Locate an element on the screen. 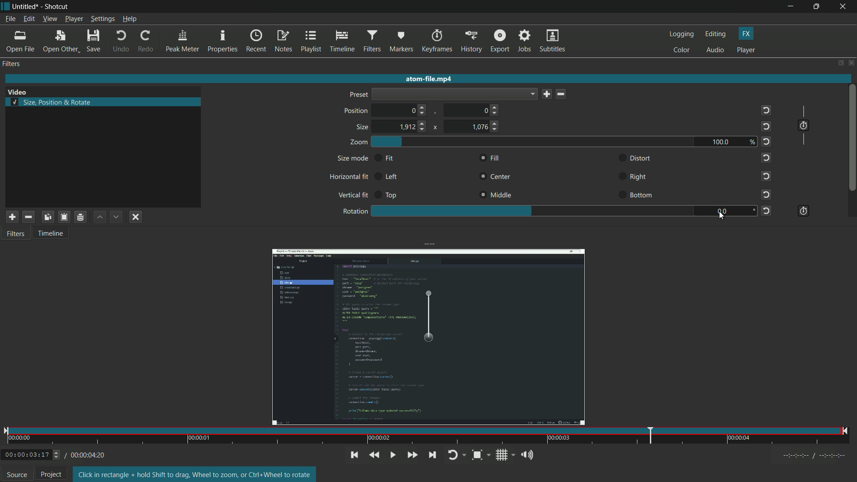  dropdown is located at coordinates (455, 94).